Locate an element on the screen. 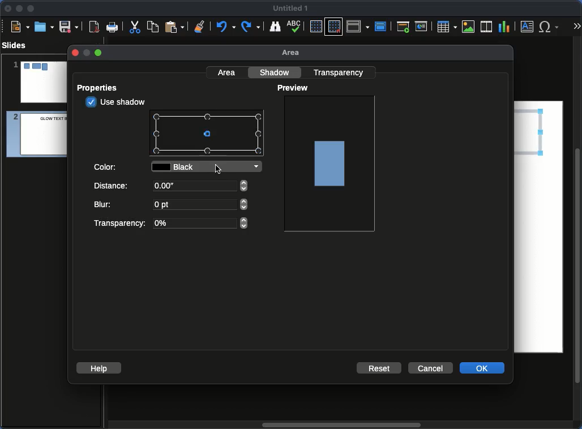  Reset is located at coordinates (380, 367).